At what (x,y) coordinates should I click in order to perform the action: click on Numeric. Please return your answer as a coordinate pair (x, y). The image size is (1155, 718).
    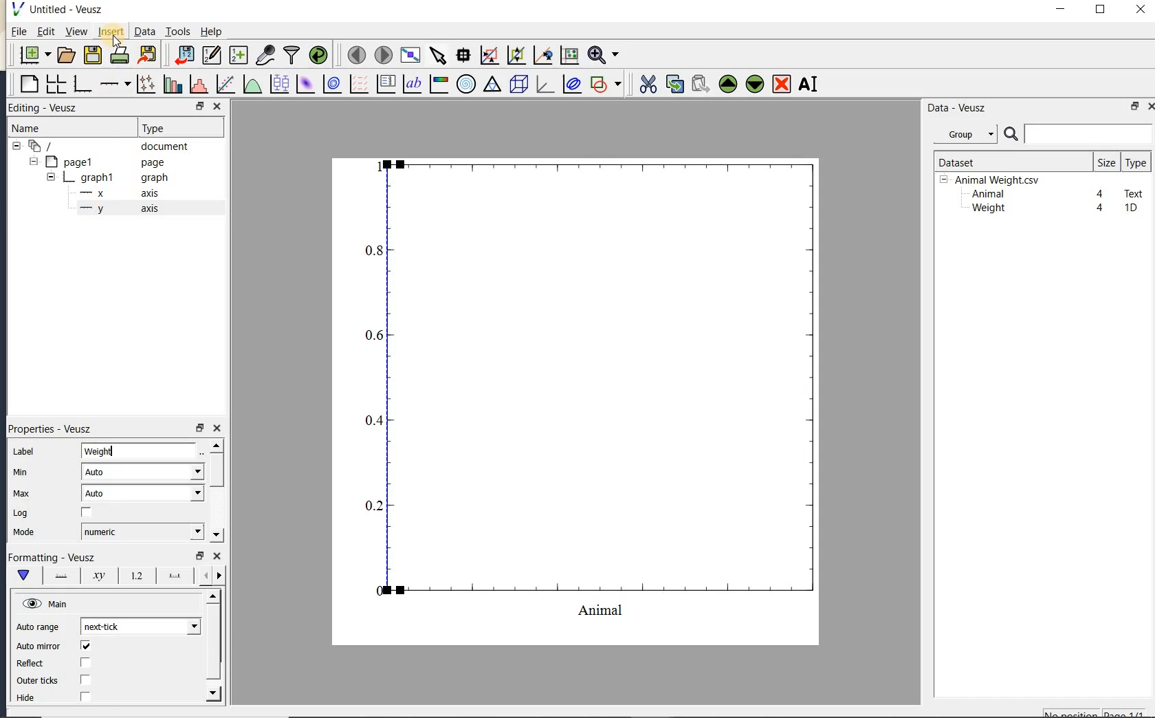
    Looking at the image, I should click on (142, 532).